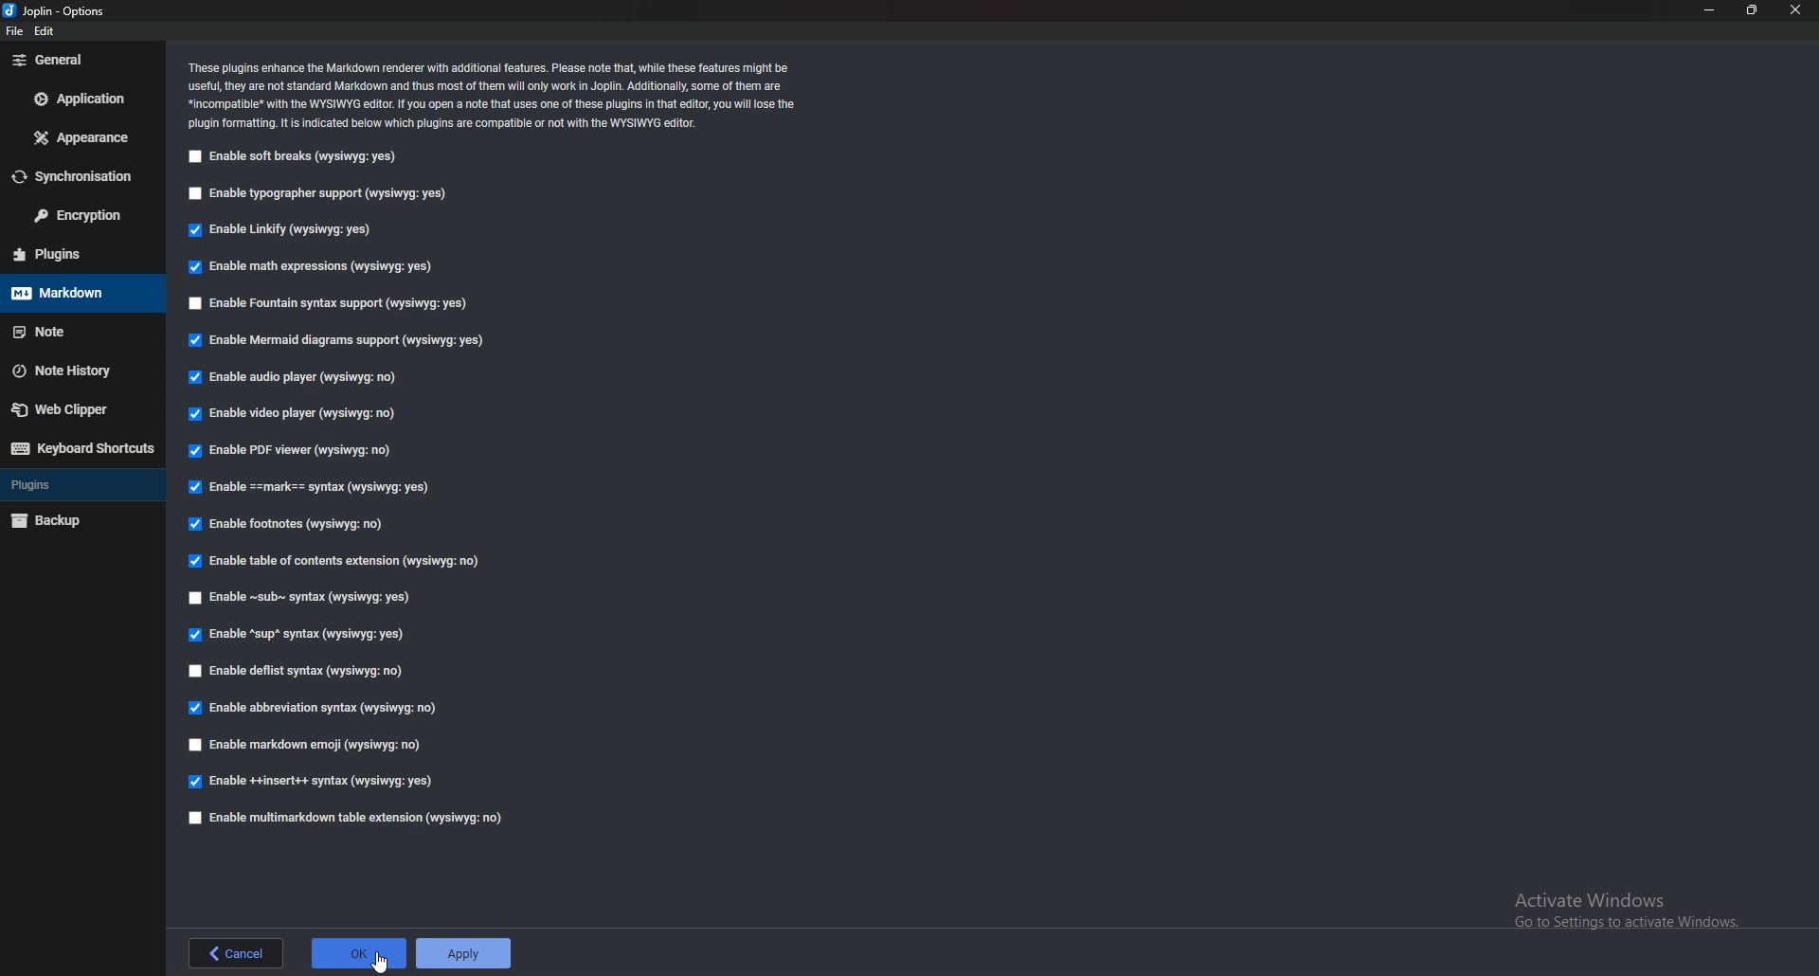 Image resolution: width=1819 pixels, height=976 pixels. Describe the element at coordinates (299, 412) in the screenshot. I see `Enable video player (wysiwyg: no)` at that location.